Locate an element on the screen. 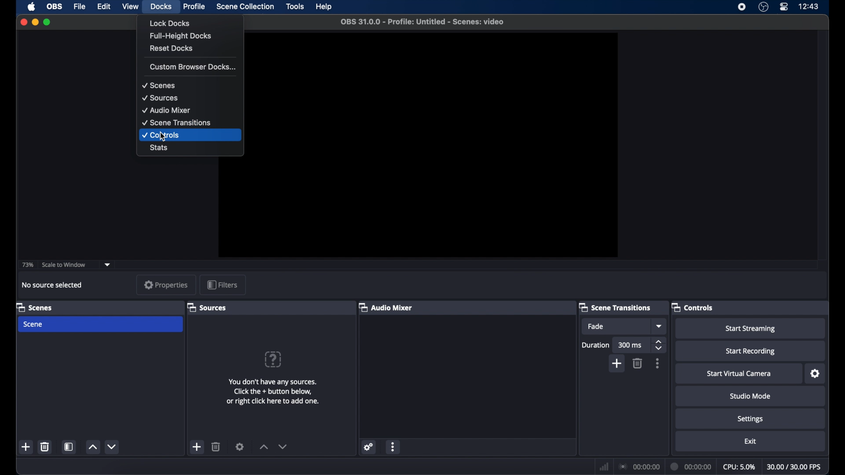 Image resolution: width=845 pixels, height=475 pixels. 73% is located at coordinates (27, 264).